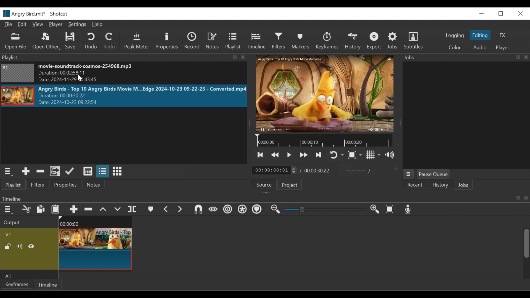  What do you see at coordinates (502, 13) in the screenshot?
I see `Restore` at bounding box center [502, 13].